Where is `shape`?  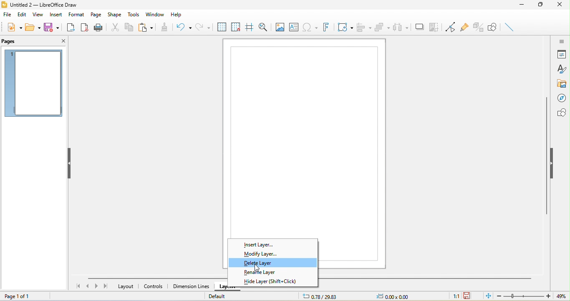
shape is located at coordinates (114, 14).